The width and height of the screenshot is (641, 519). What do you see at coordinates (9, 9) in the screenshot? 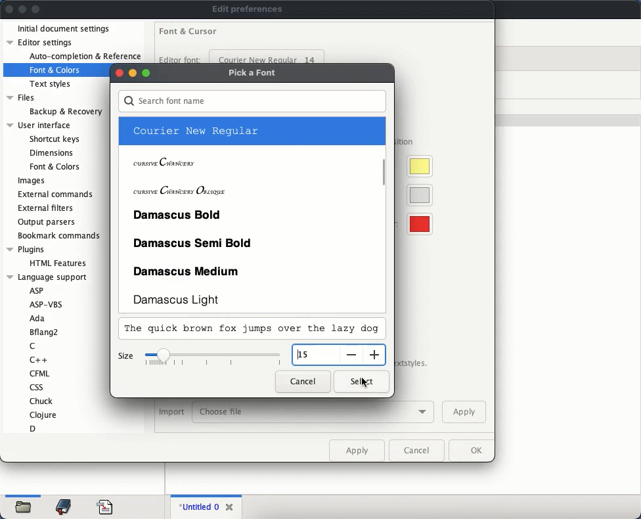
I see `close` at bounding box center [9, 9].